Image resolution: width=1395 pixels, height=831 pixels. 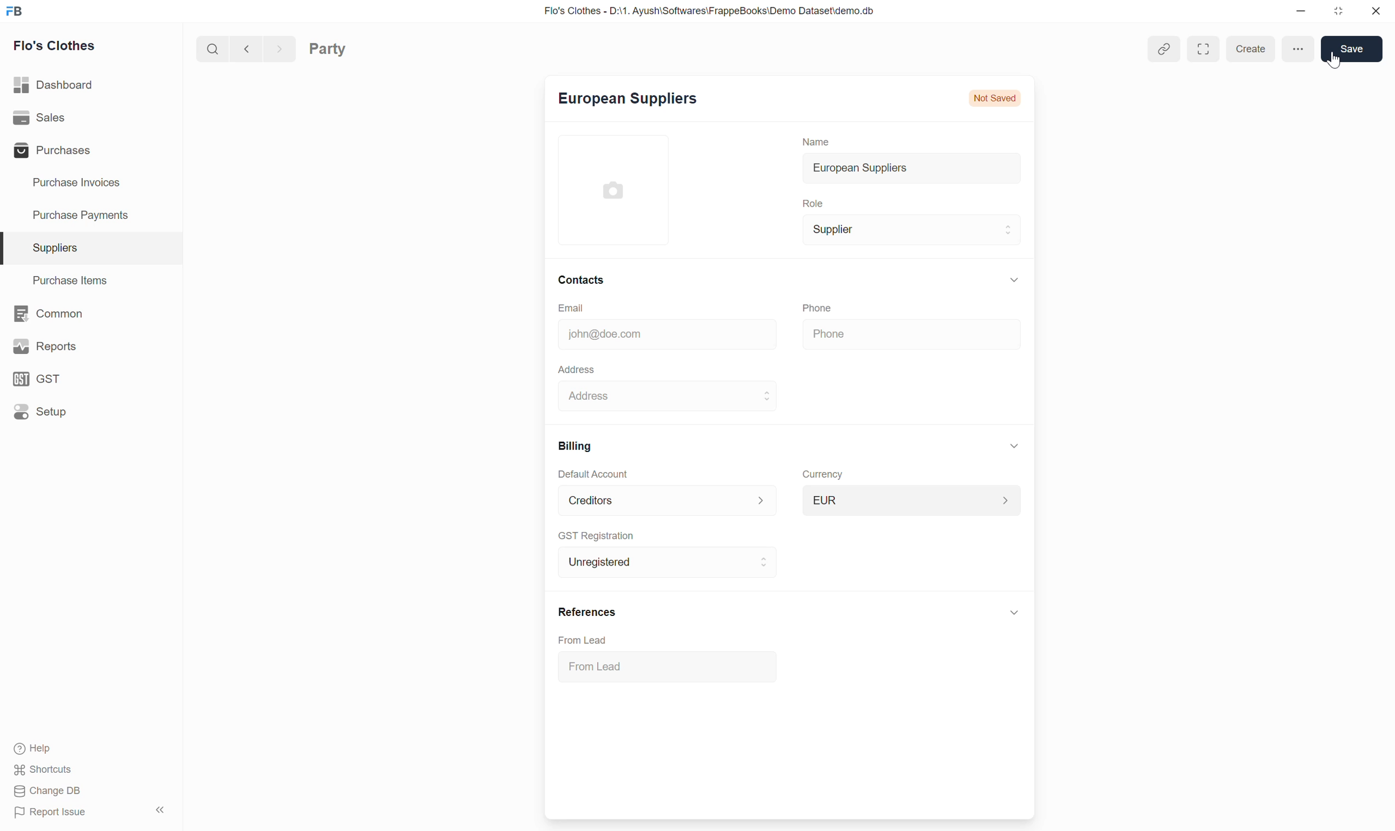 What do you see at coordinates (31, 750) in the screenshot?
I see `help` at bounding box center [31, 750].